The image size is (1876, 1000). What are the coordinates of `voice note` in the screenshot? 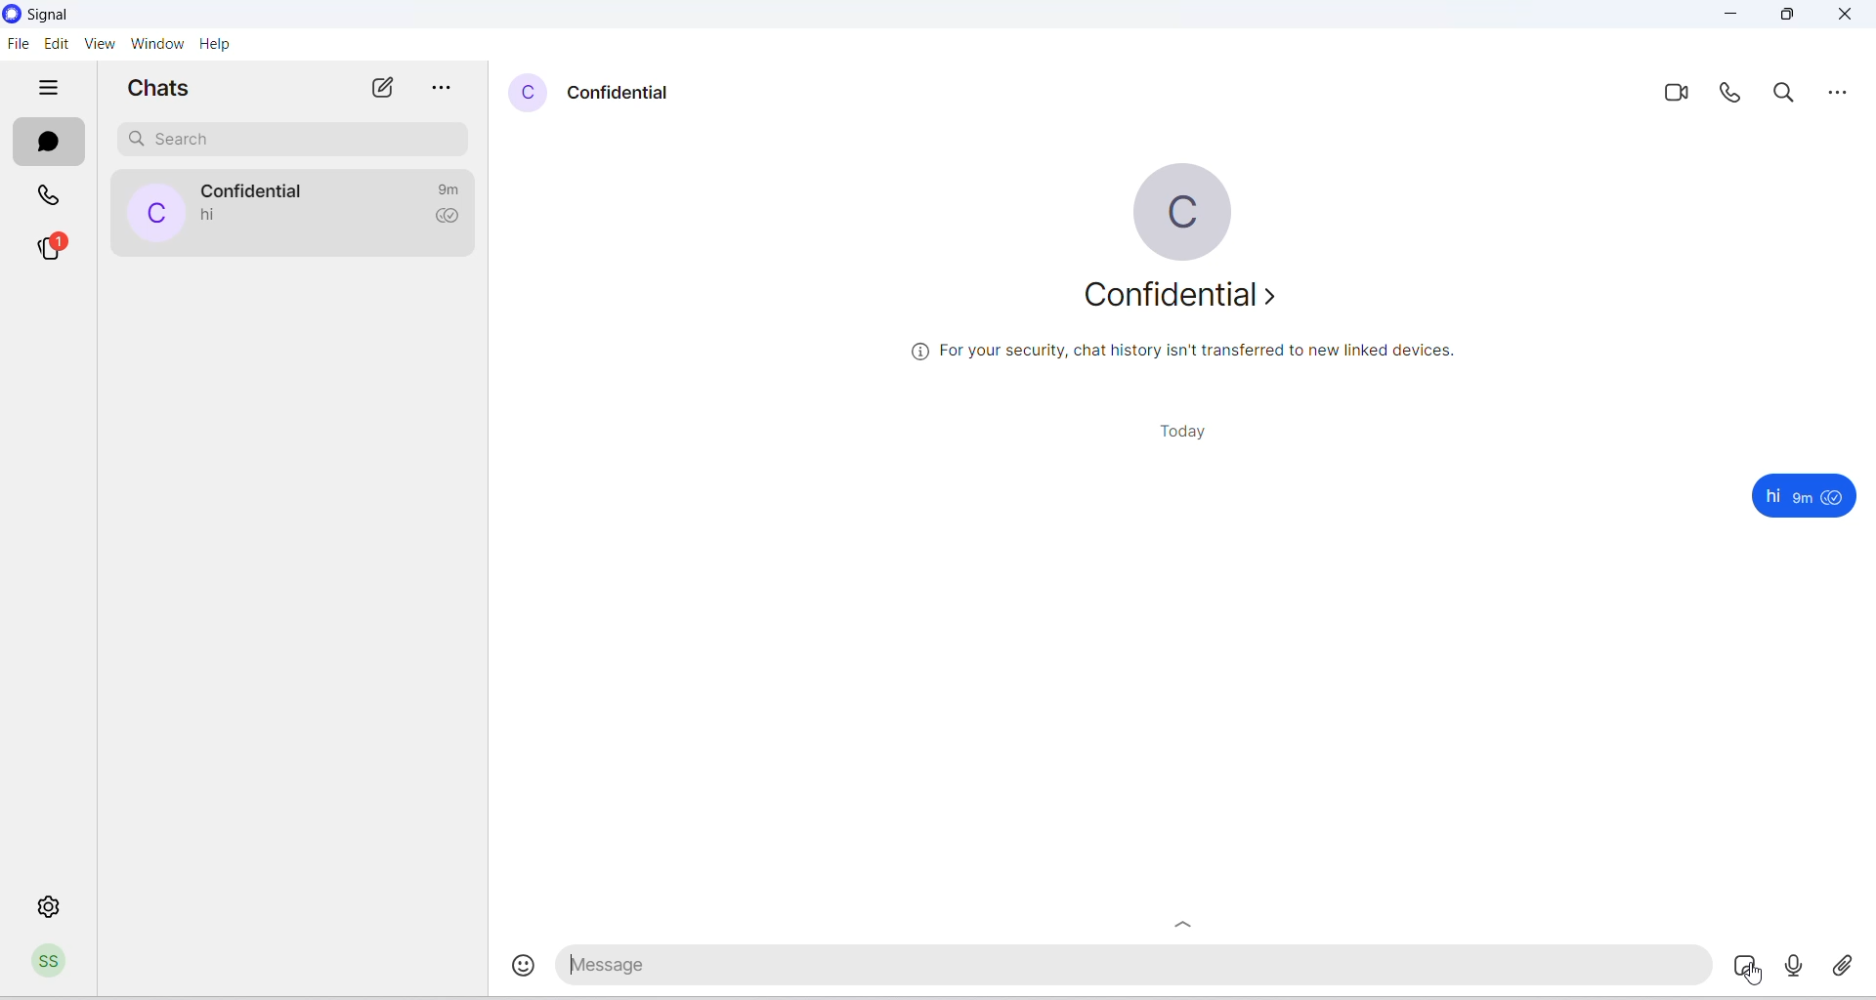 It's located at (1795, 966).